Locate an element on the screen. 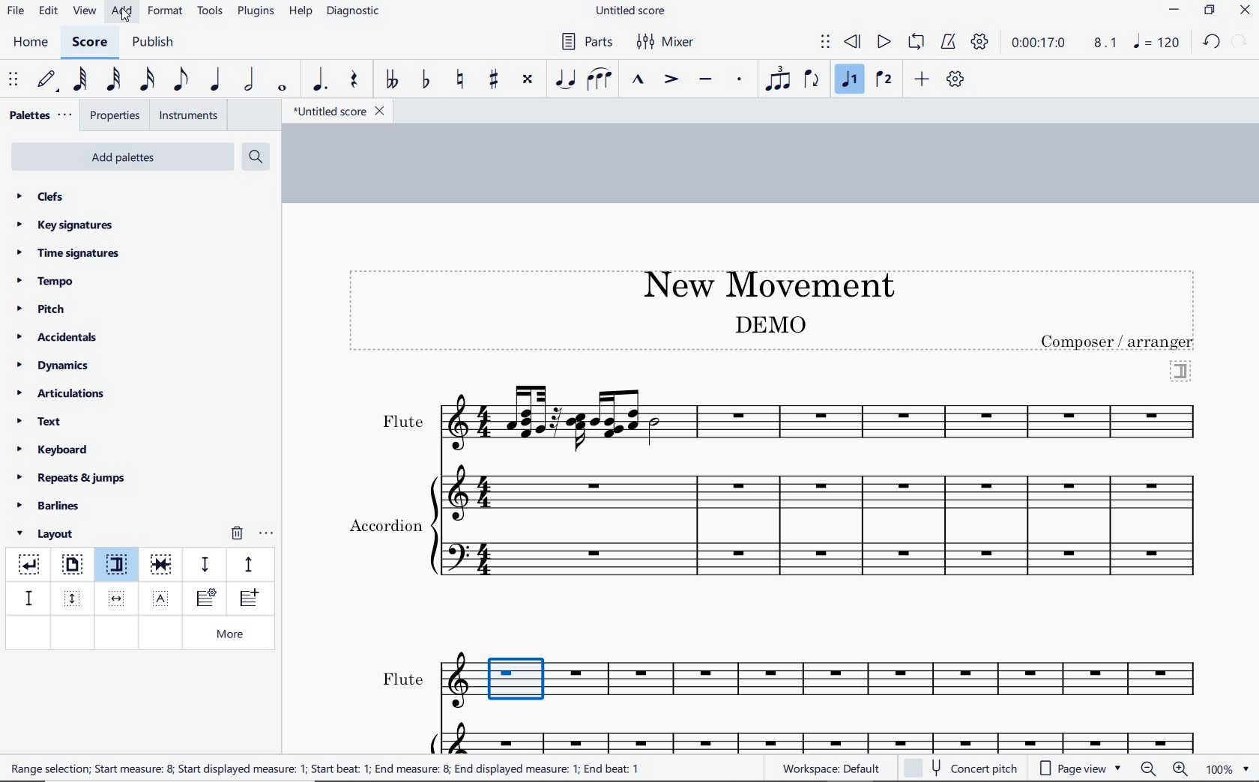  select to move is located at coordinates (825, 43).